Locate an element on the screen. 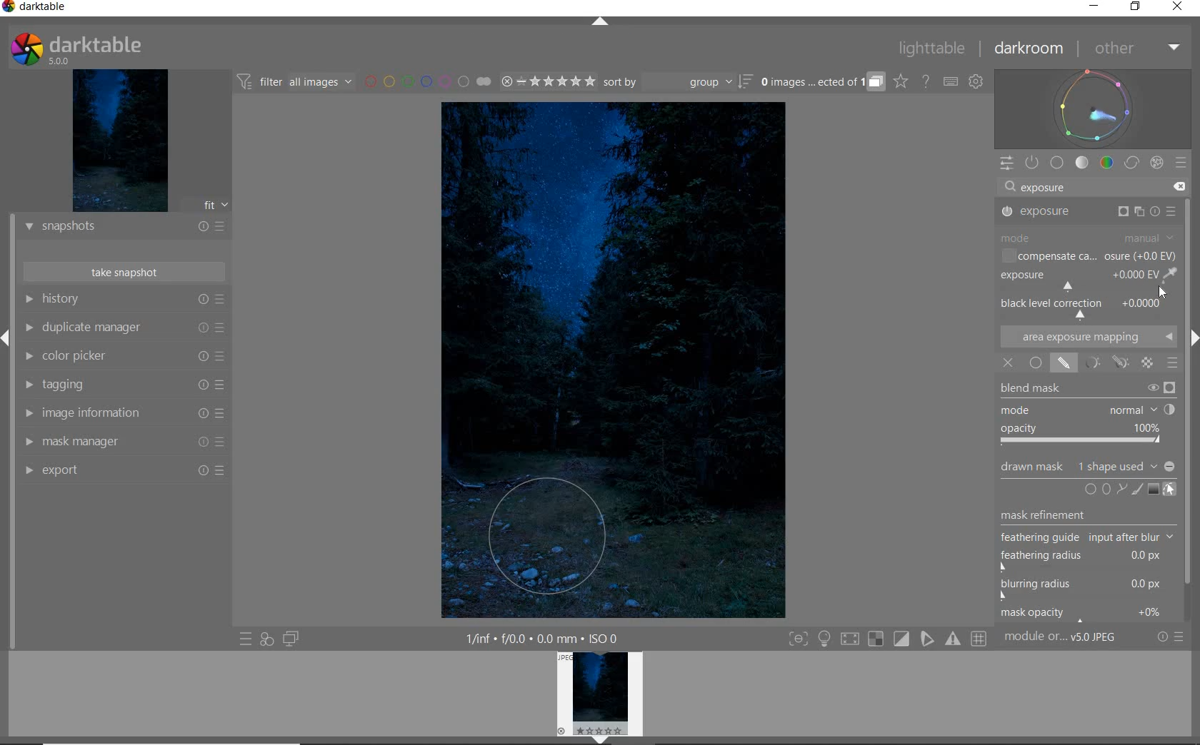 Image resolution: width=1200 pixels, height=745 pixels. CURSOR is located at coordinates (1164, 295).